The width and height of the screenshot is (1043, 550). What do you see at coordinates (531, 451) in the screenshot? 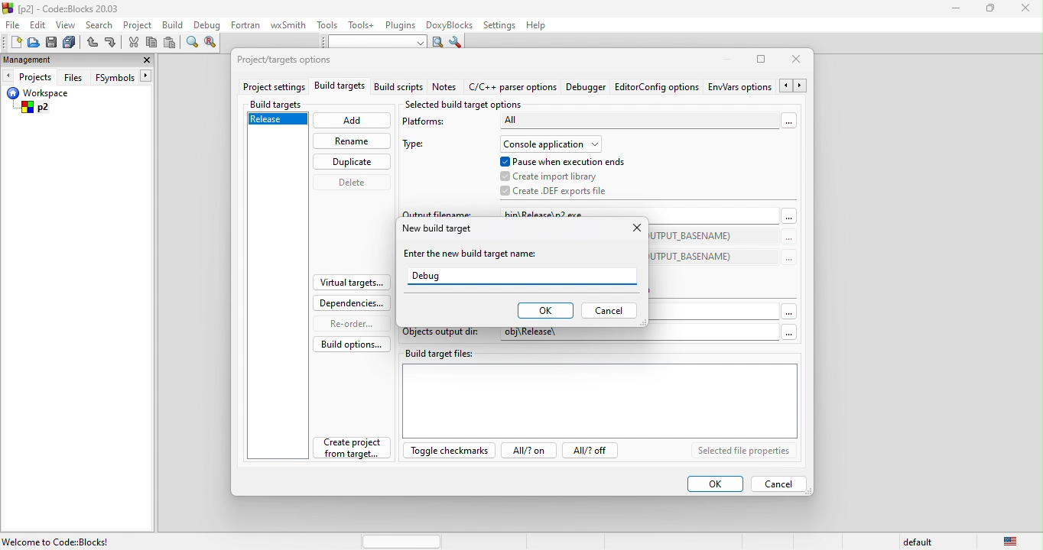
I see `all? on` at bounding box center [531, 451].